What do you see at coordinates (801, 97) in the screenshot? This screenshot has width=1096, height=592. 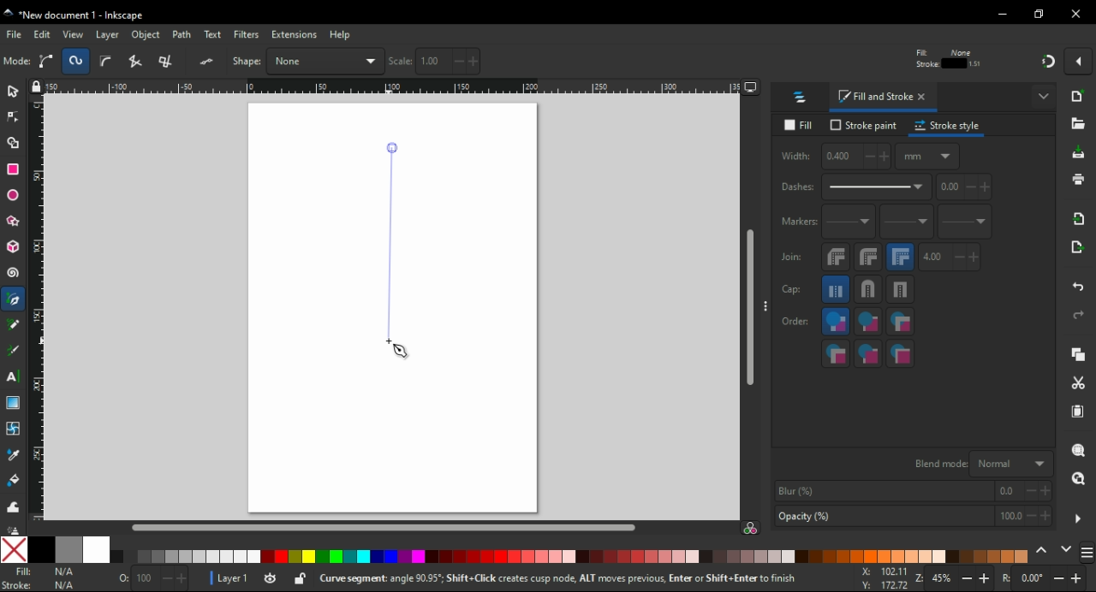 I see `layers and objects` at bounding box center [801, 97].